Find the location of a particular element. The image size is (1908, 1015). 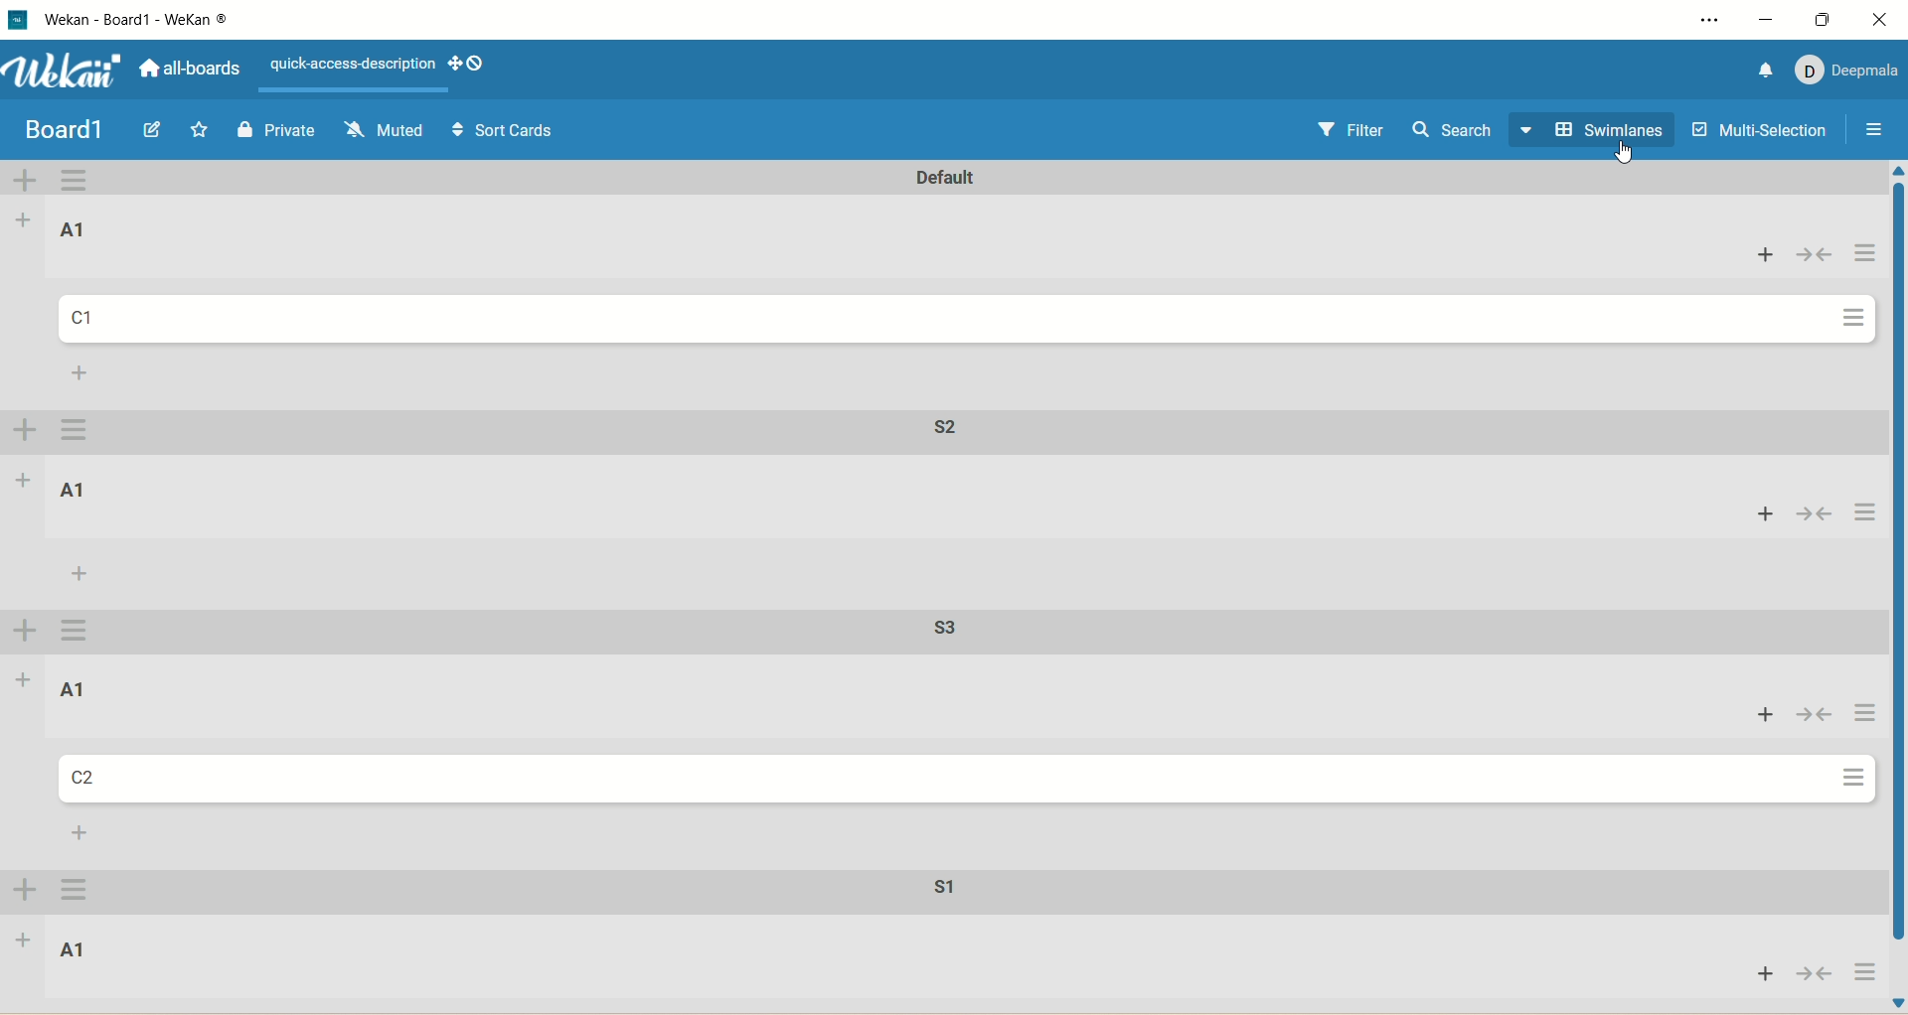

add swimlane is located at coordinates (23, 433).